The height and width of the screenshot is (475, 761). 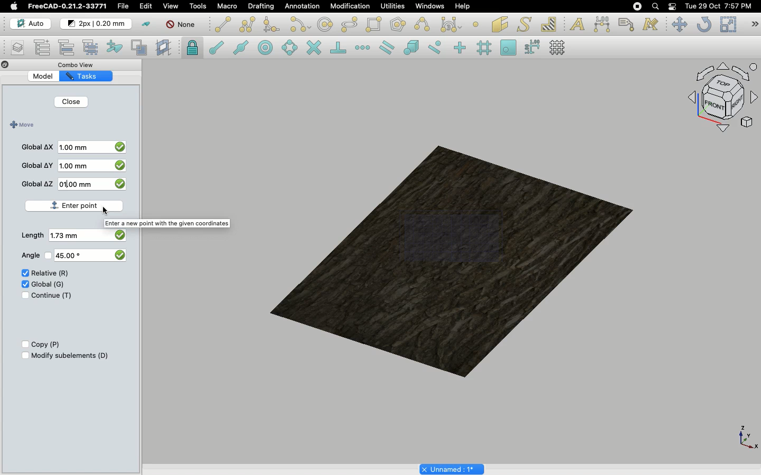 What do you see at coordinates (22, 297) in the screenshot?
I see `Check` at bounding box center [22, 297].